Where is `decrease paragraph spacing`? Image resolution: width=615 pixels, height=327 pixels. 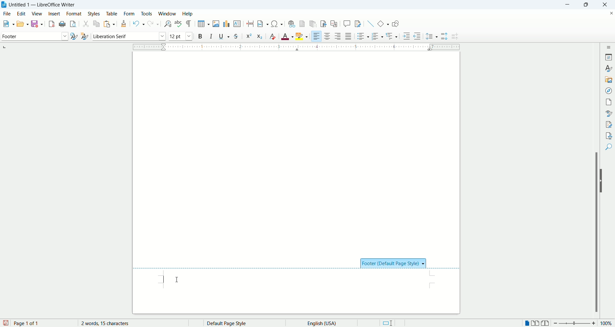 decrease paragraph spacing is located at coordinates (455, 37).